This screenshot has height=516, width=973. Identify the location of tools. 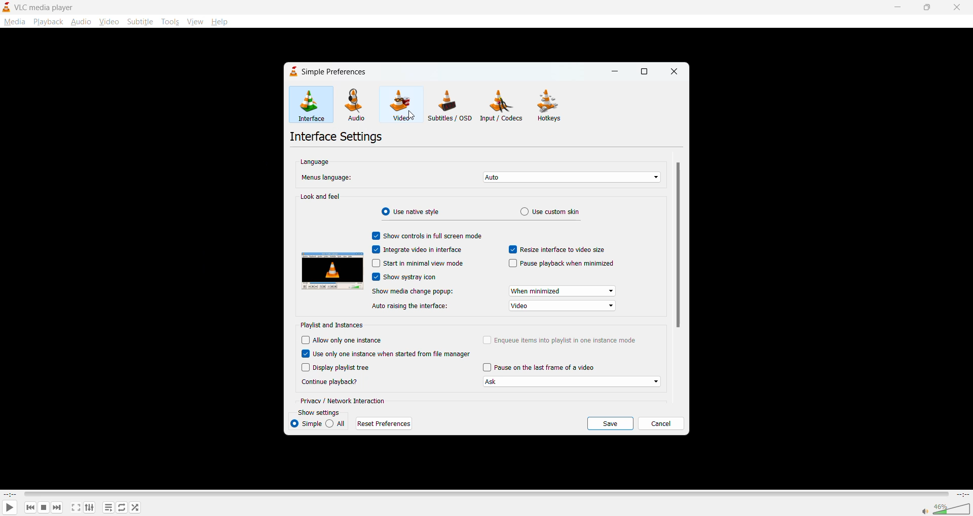
(170, 23).